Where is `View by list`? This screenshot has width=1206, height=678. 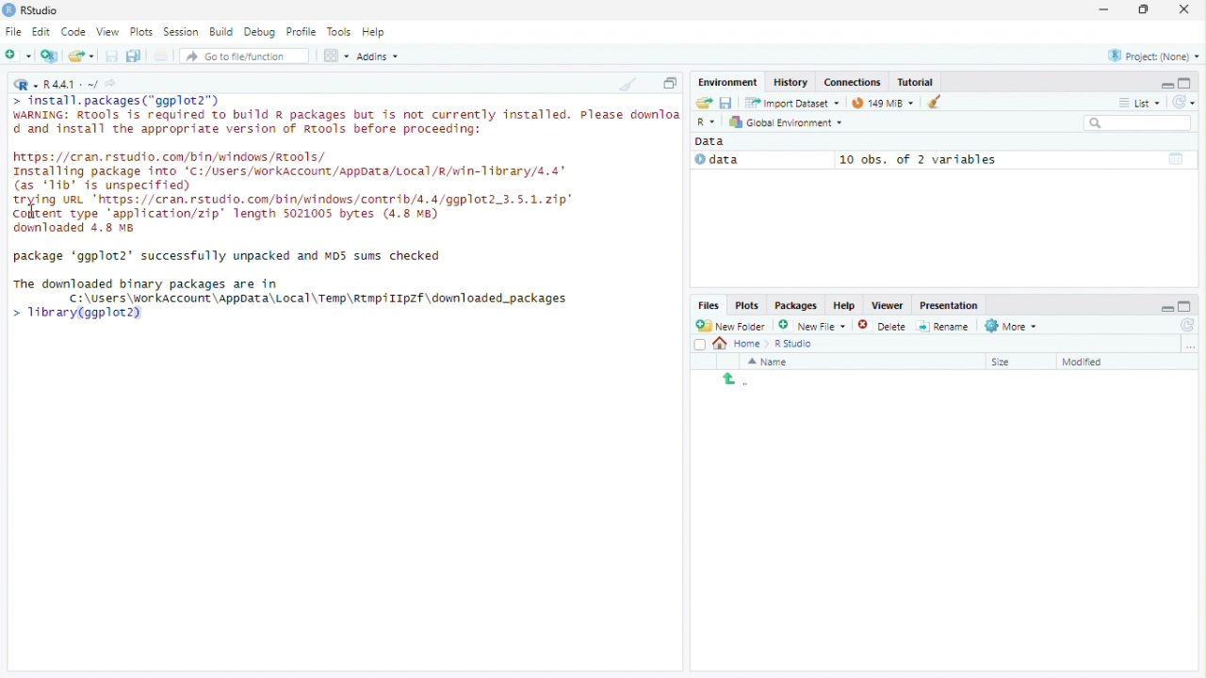
View by list is located at coordinates (1140, 103).